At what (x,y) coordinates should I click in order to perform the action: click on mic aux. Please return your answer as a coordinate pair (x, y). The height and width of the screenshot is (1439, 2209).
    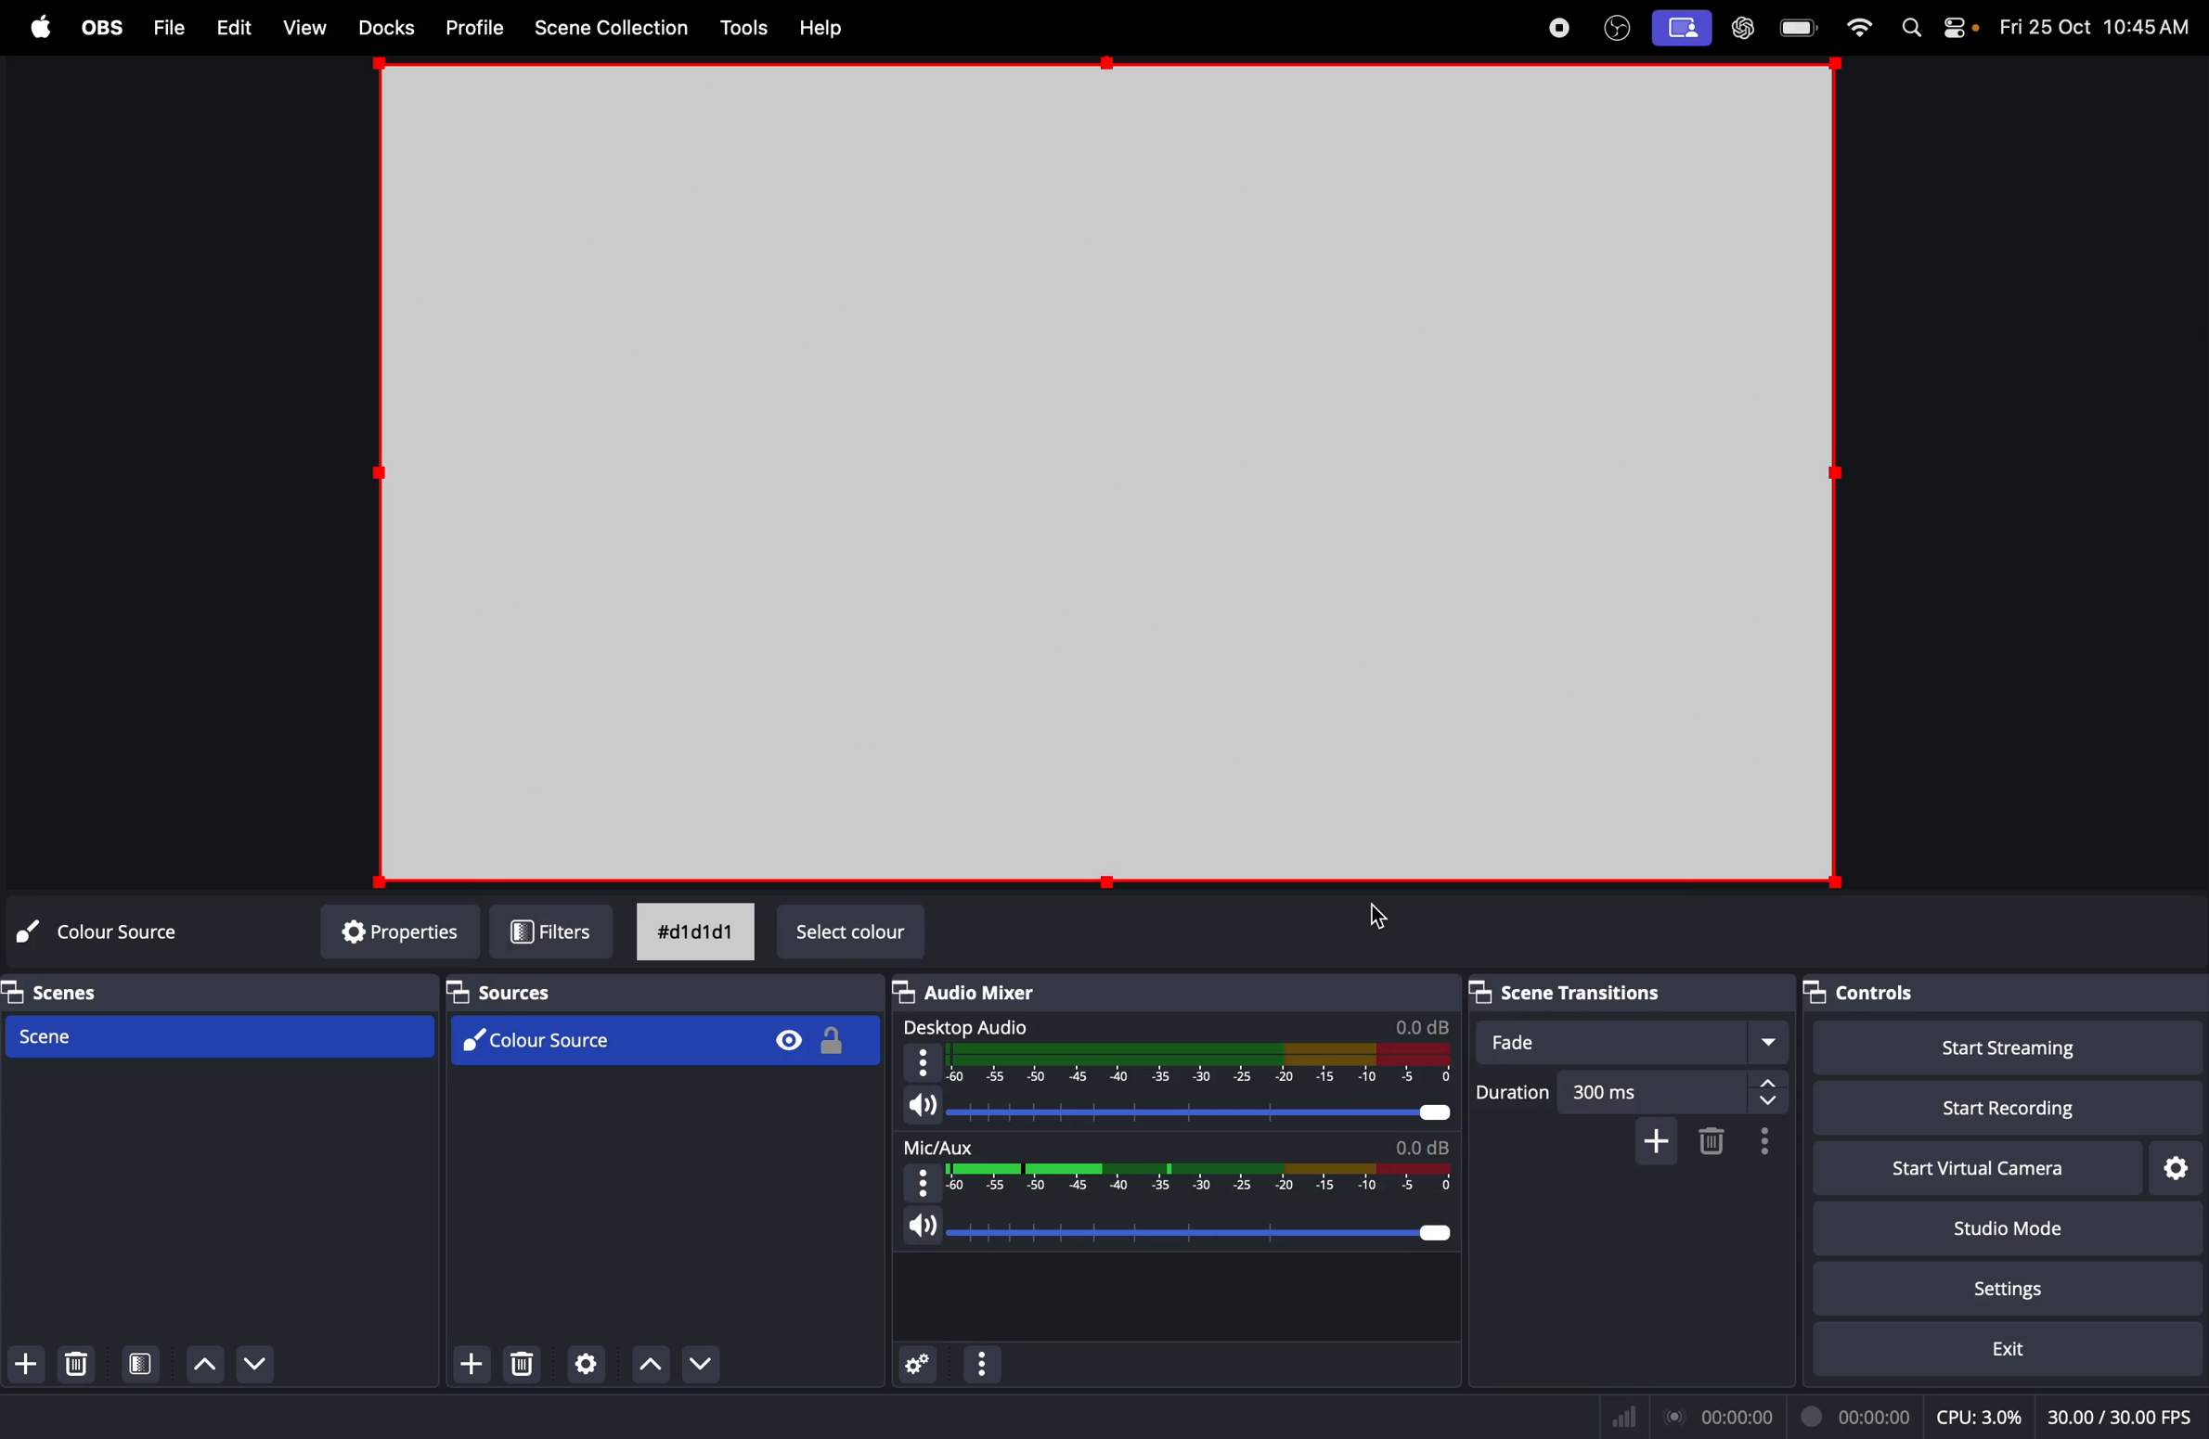
    Looking at the image, I should click on (942, 1147).